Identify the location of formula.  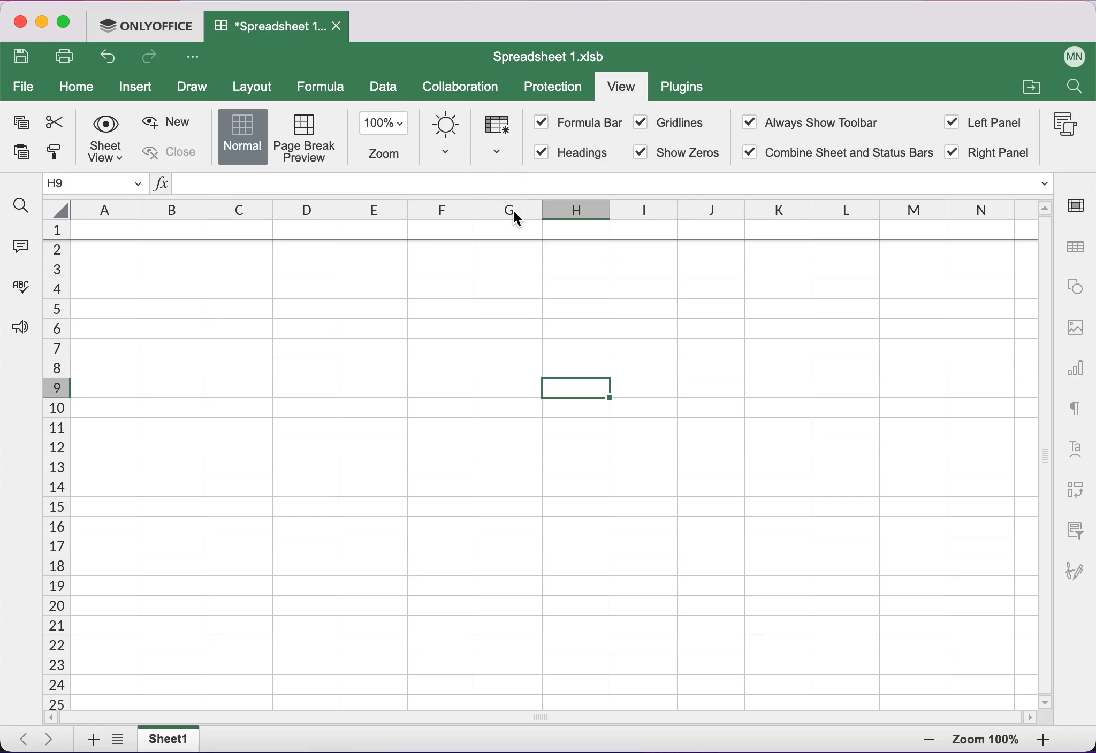
(321, 86).